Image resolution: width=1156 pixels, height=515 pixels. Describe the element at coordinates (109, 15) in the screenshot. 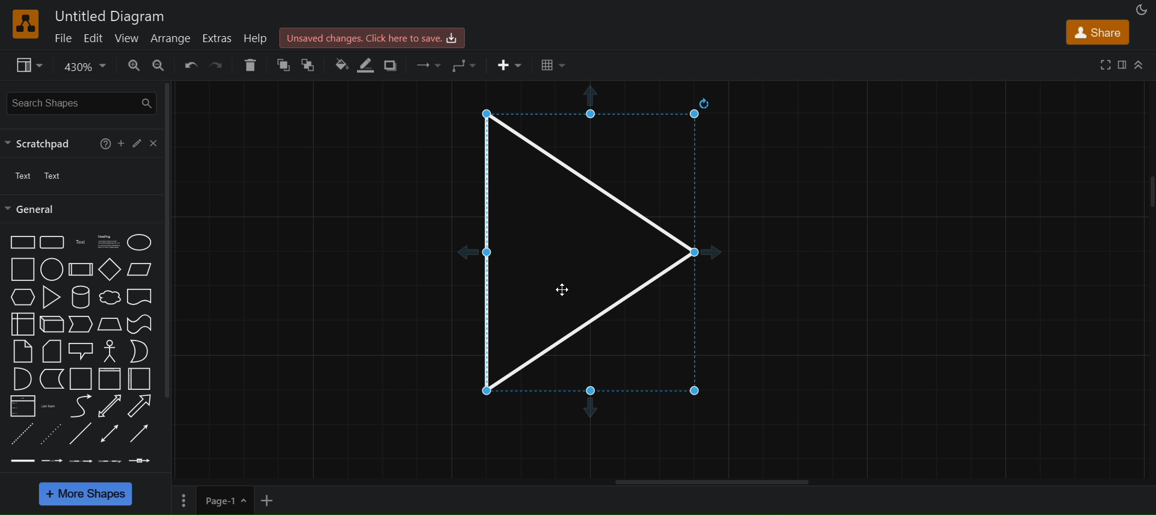

I see `Untitled Diagram` at that location.